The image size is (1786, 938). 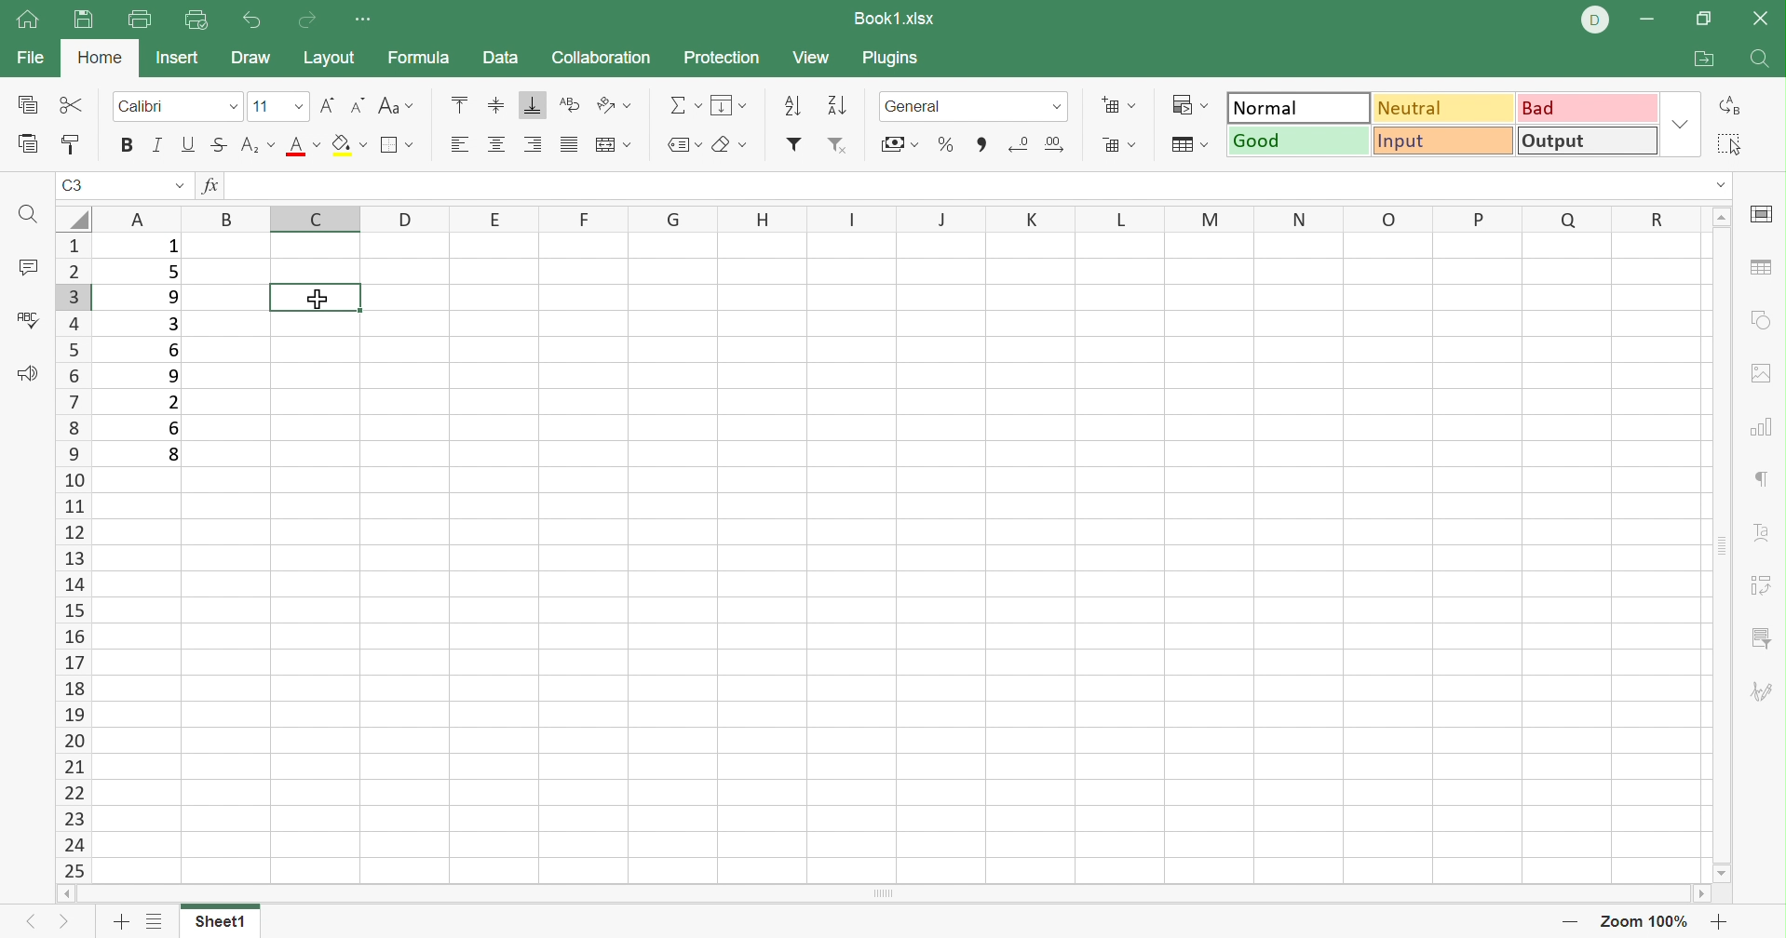 What do you see at coordinates (1708, 16) in the screenshot?
I see `Restore Down` at bounding box center [1708, 16].